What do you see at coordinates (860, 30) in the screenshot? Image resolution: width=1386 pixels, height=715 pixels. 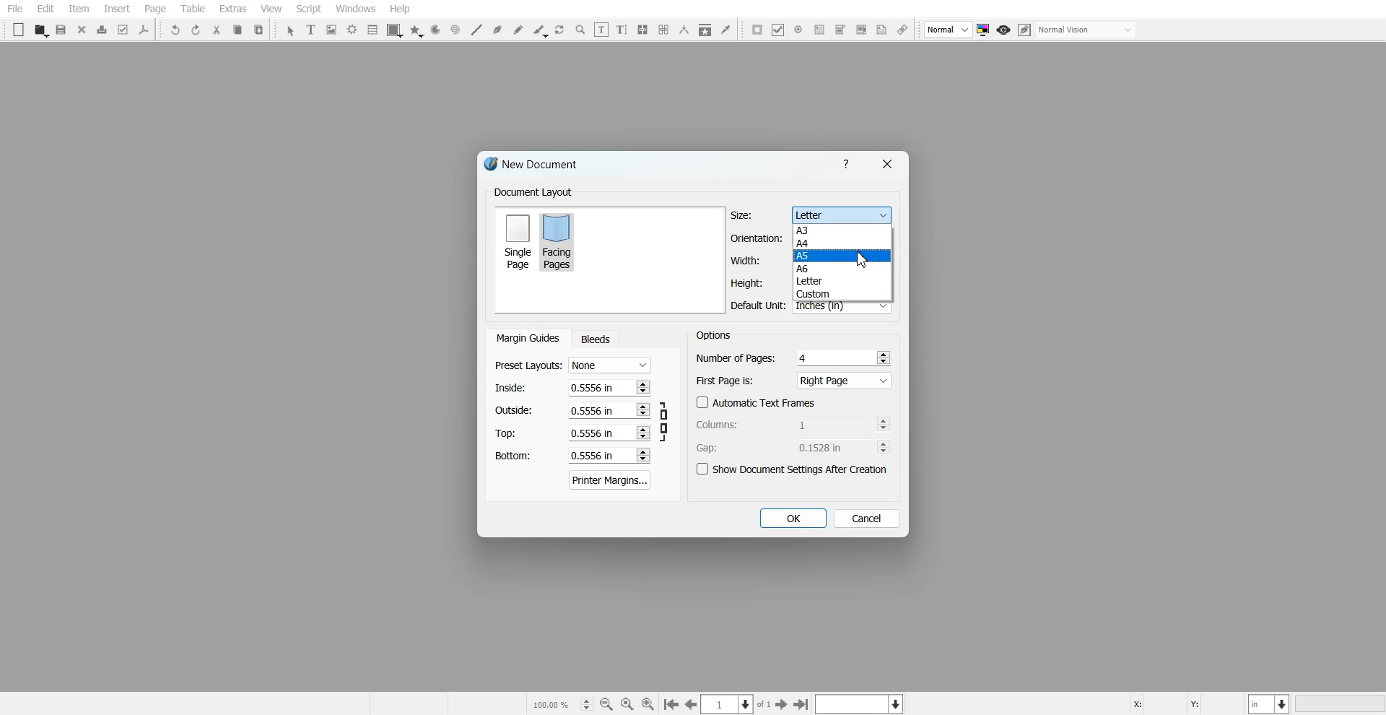 I see `PDF List Box` at bounding box center [860, 30].